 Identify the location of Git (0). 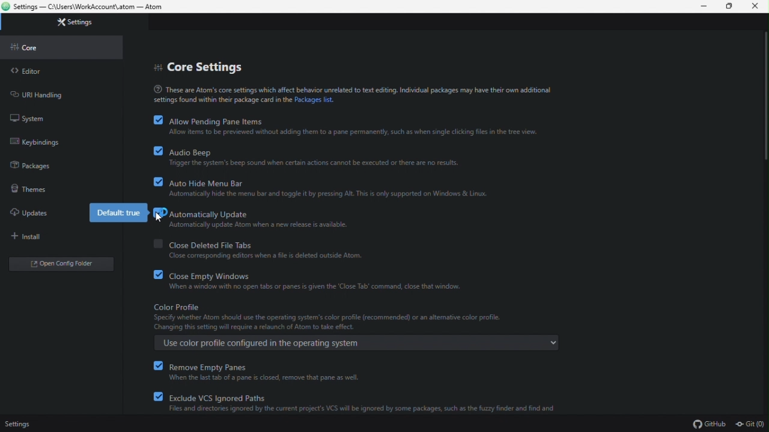
(750, 422).